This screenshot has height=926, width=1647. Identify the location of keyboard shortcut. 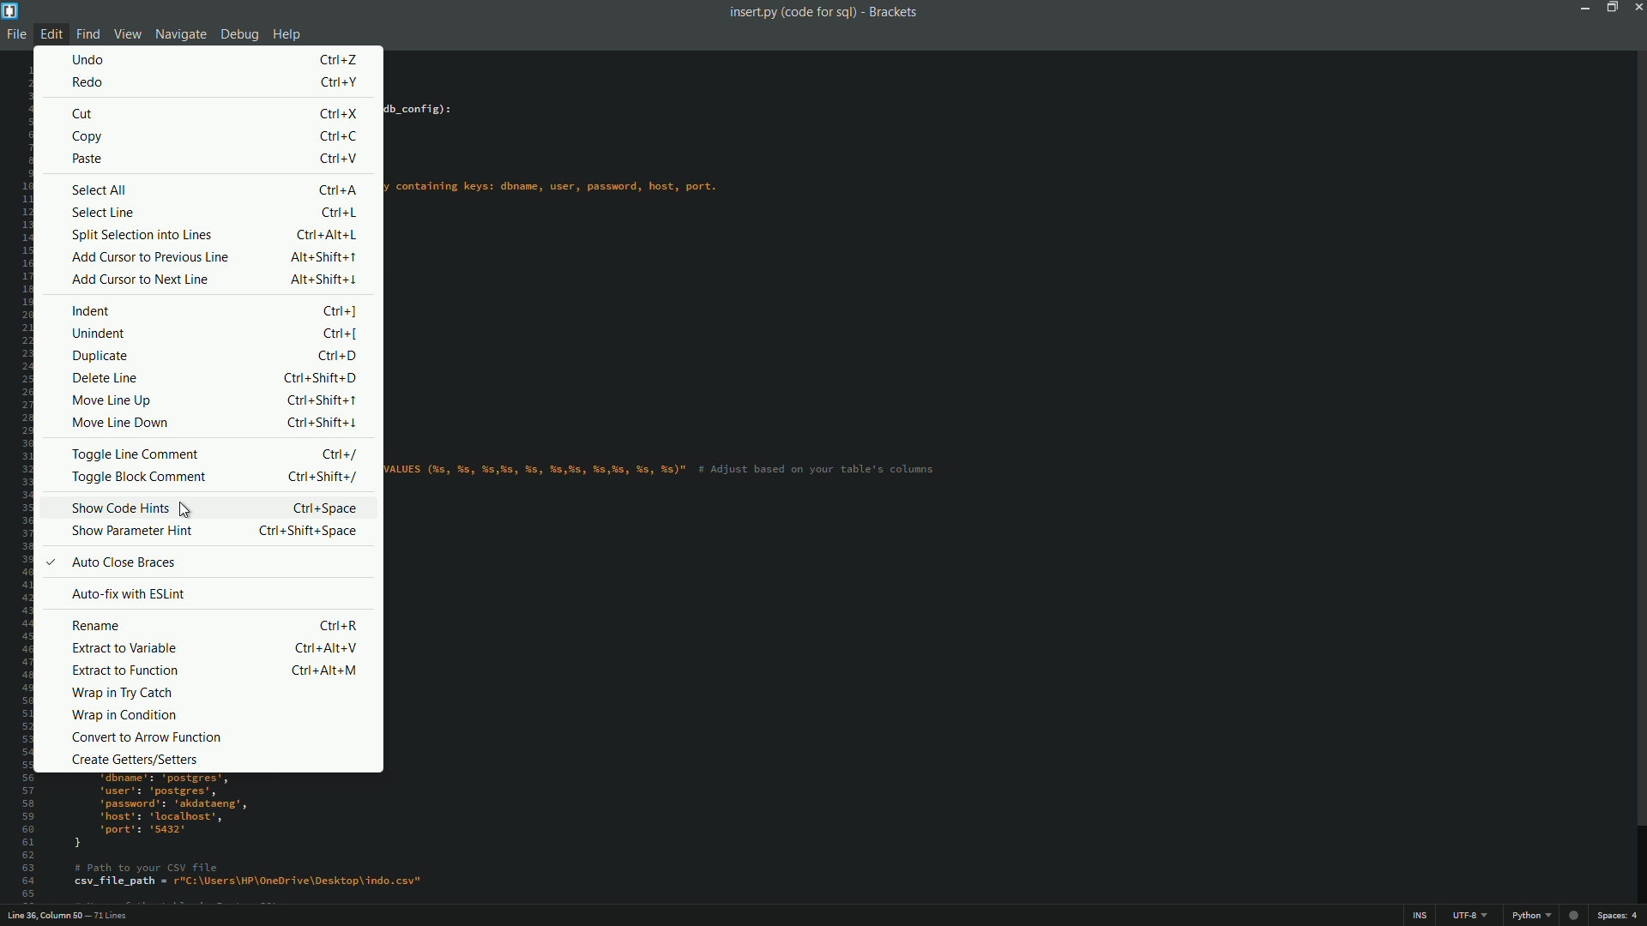
(337, 159).